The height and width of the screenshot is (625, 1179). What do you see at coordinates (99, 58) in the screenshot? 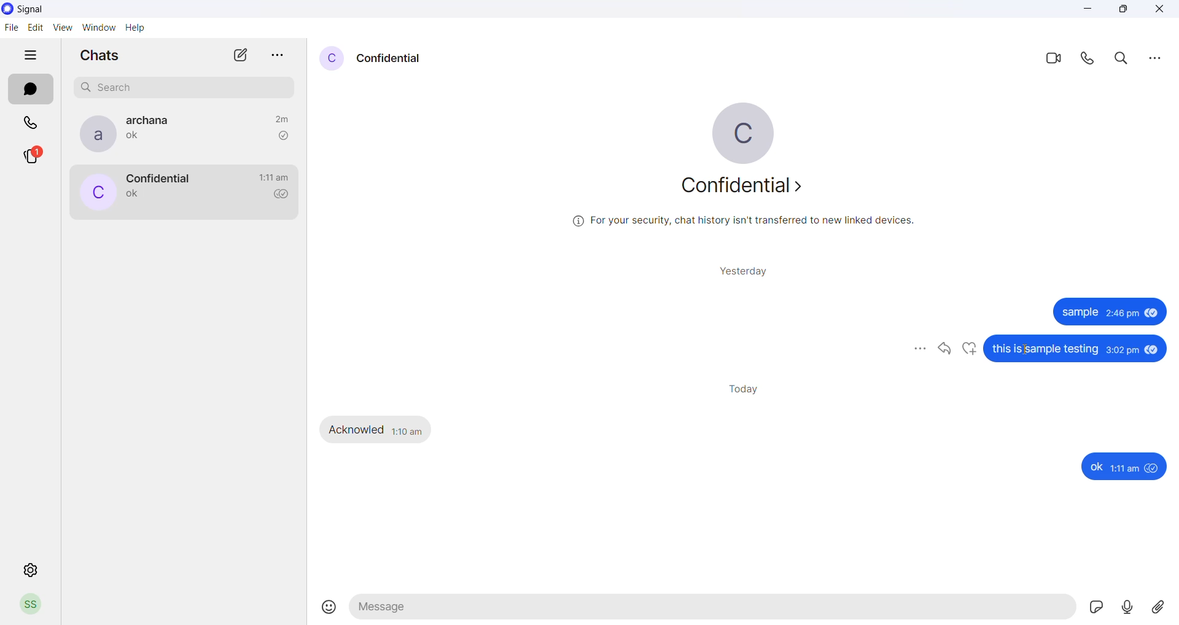
I see `chats heading` at bounding box center [99, 58].